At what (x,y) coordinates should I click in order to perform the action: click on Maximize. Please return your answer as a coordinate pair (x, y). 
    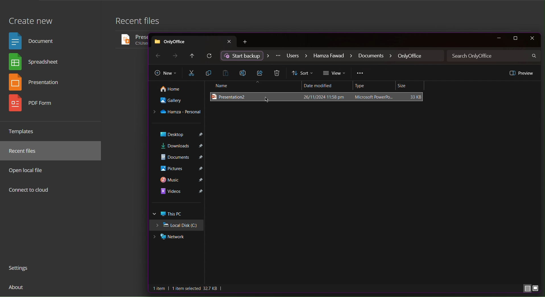
    Looking at the image, I should click on (516, 38).